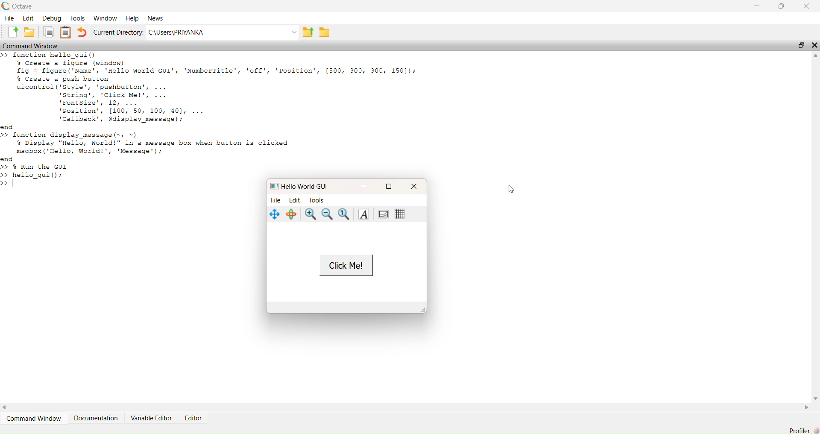 This screenshot has height=434, width=820. Describe the element at coordinates (363, 185) in the screenshot. I see `minimise` at that location.